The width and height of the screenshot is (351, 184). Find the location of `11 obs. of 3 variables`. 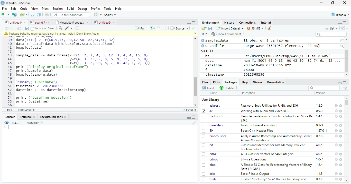

11 obs. of 3 variables is located at coordinates (267, 41).